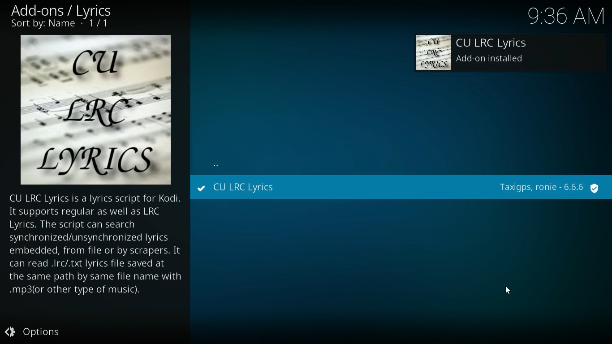 Image resolution: width=612 pixels, height=344 pixels. I want to click on Cursor, so click(508, 290).